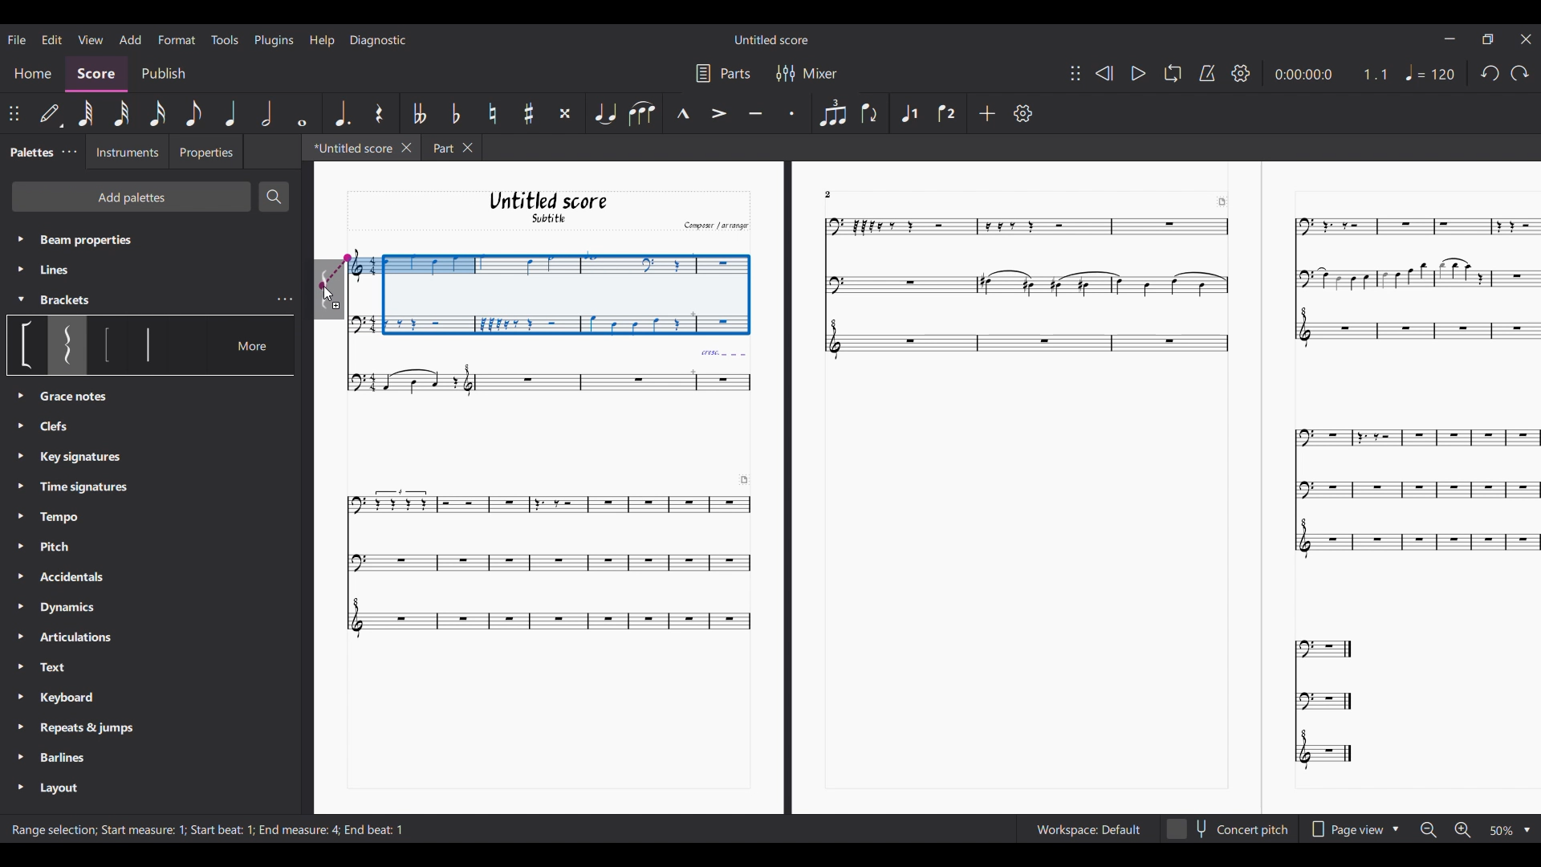 This screenshot has width=1541, height=867. I want to click on Articulations, so click(82, 635).